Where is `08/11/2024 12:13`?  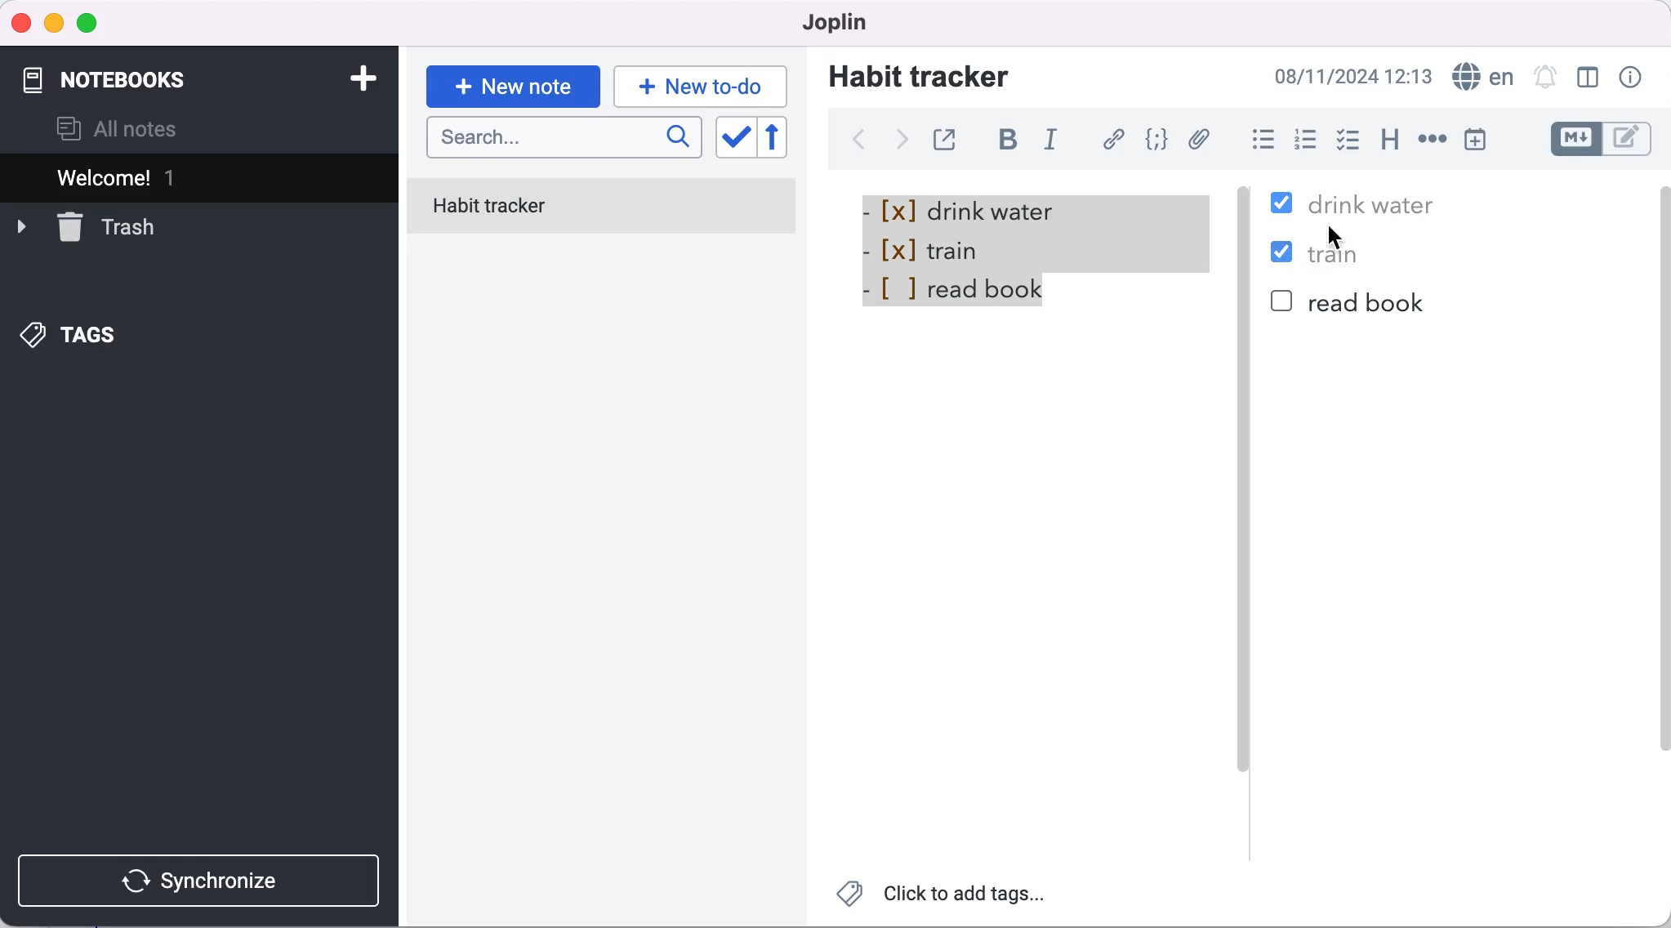 08/11/2024 12:13 is located at coordinates (1348, 76).